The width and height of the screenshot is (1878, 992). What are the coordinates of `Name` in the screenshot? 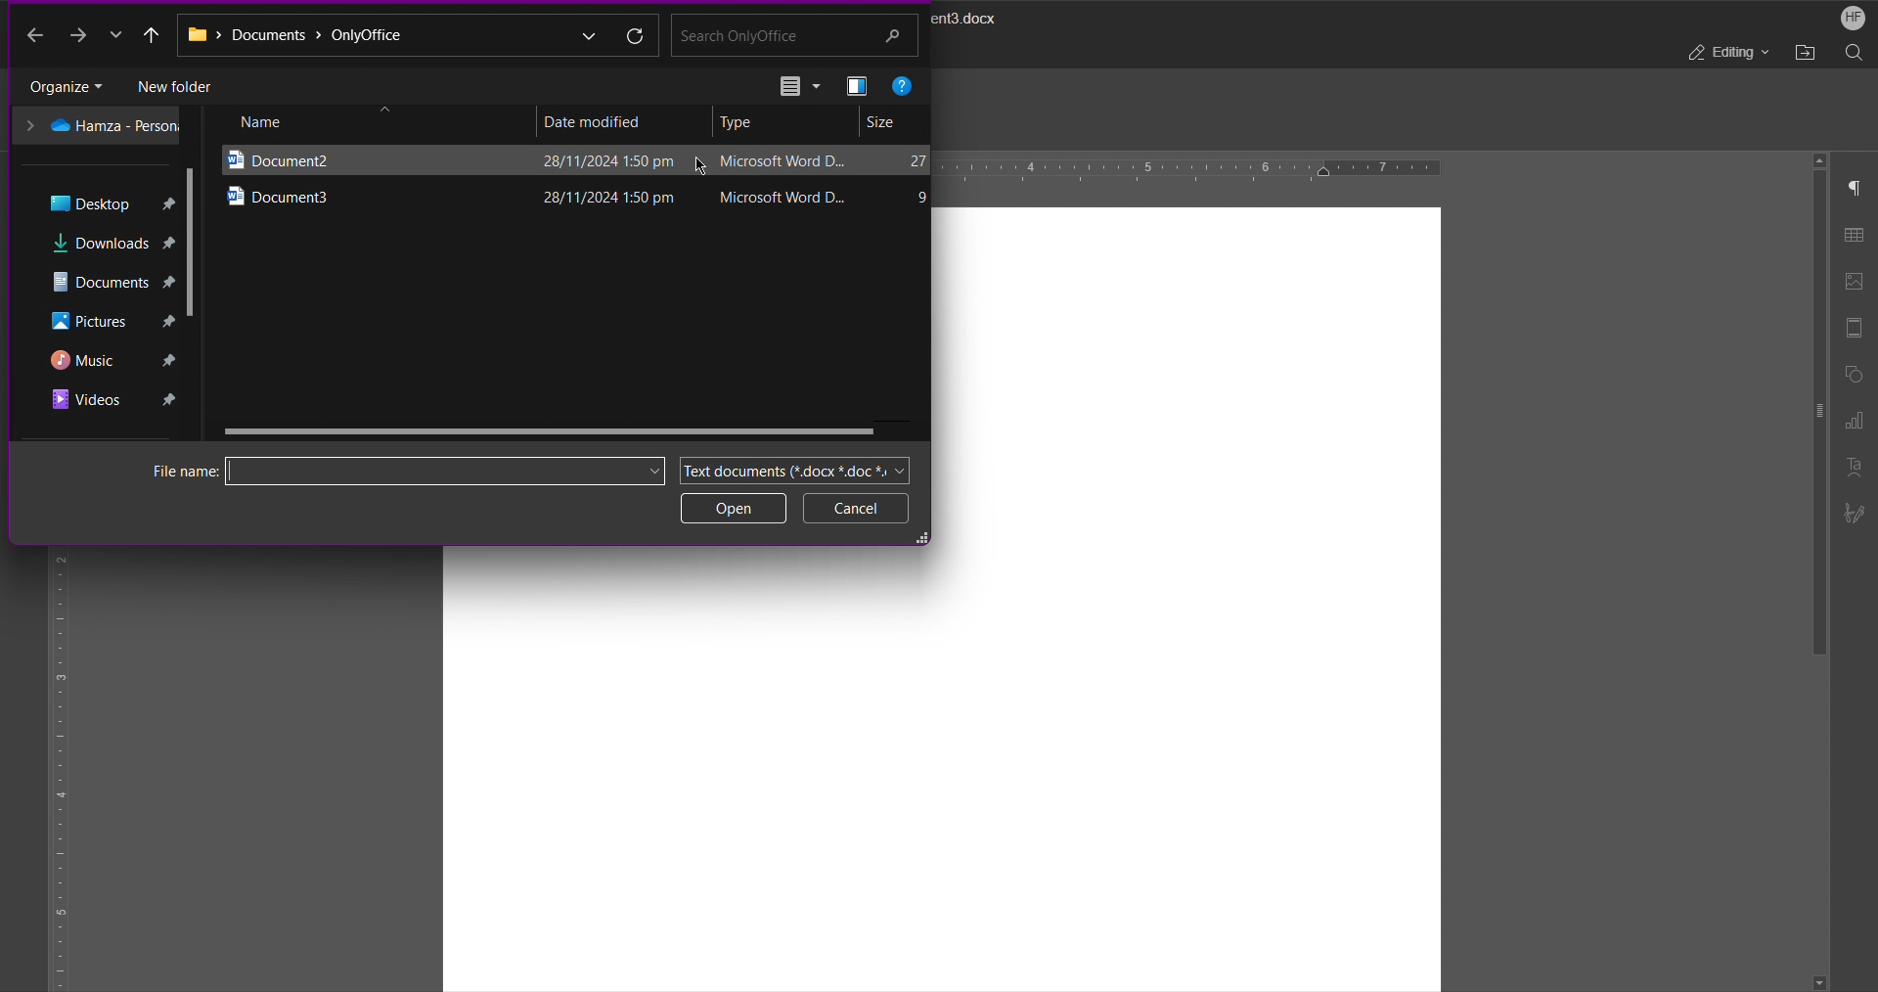 It's located at (349, 122).